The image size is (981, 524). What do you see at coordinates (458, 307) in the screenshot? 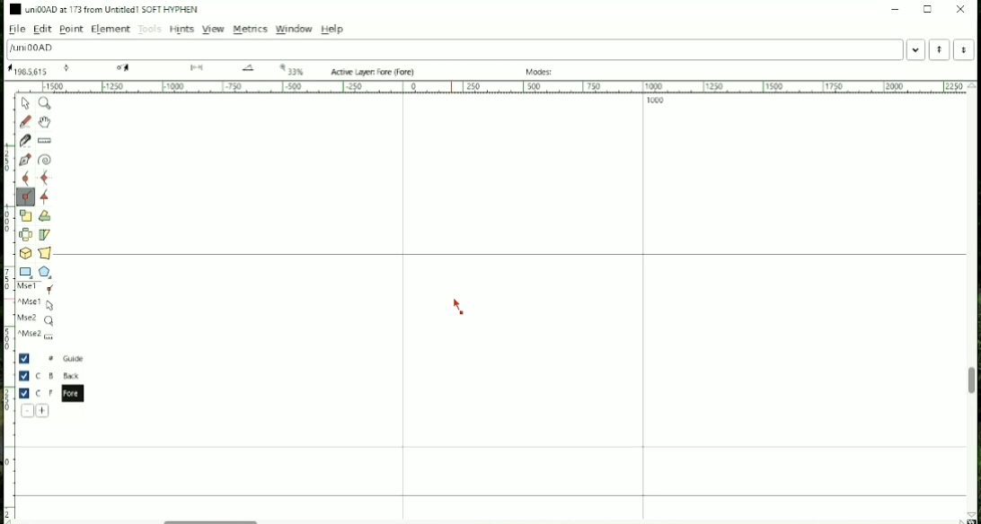
I see `Cursor` at bounding box center [458, 307].